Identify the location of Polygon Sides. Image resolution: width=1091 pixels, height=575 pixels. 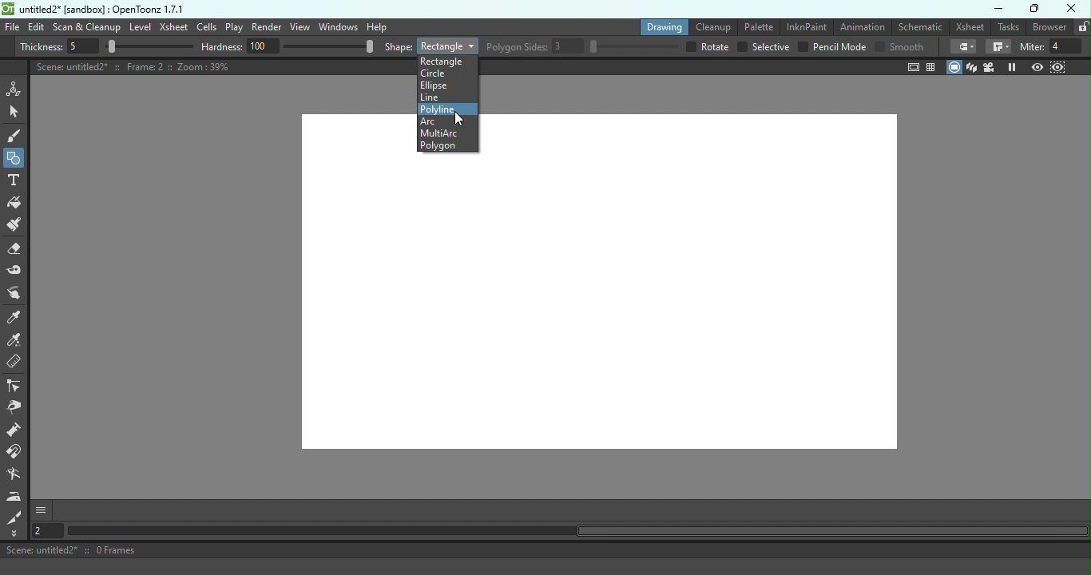
(583, 47).